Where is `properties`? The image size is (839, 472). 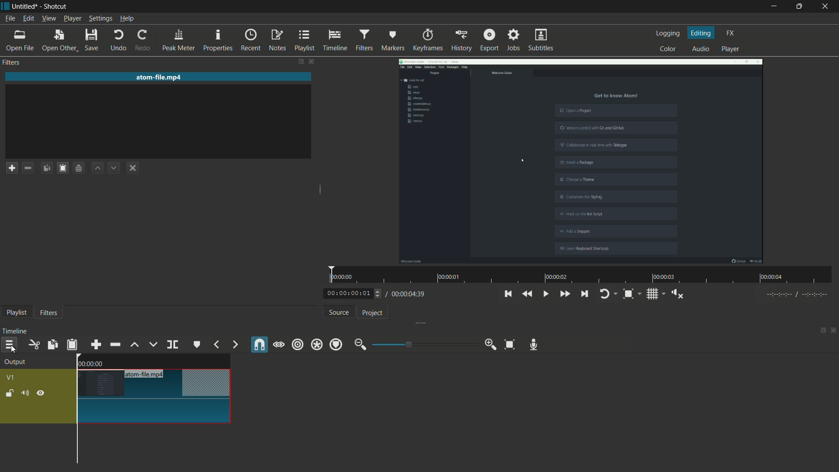
properties is located at coordinates (218, 39).